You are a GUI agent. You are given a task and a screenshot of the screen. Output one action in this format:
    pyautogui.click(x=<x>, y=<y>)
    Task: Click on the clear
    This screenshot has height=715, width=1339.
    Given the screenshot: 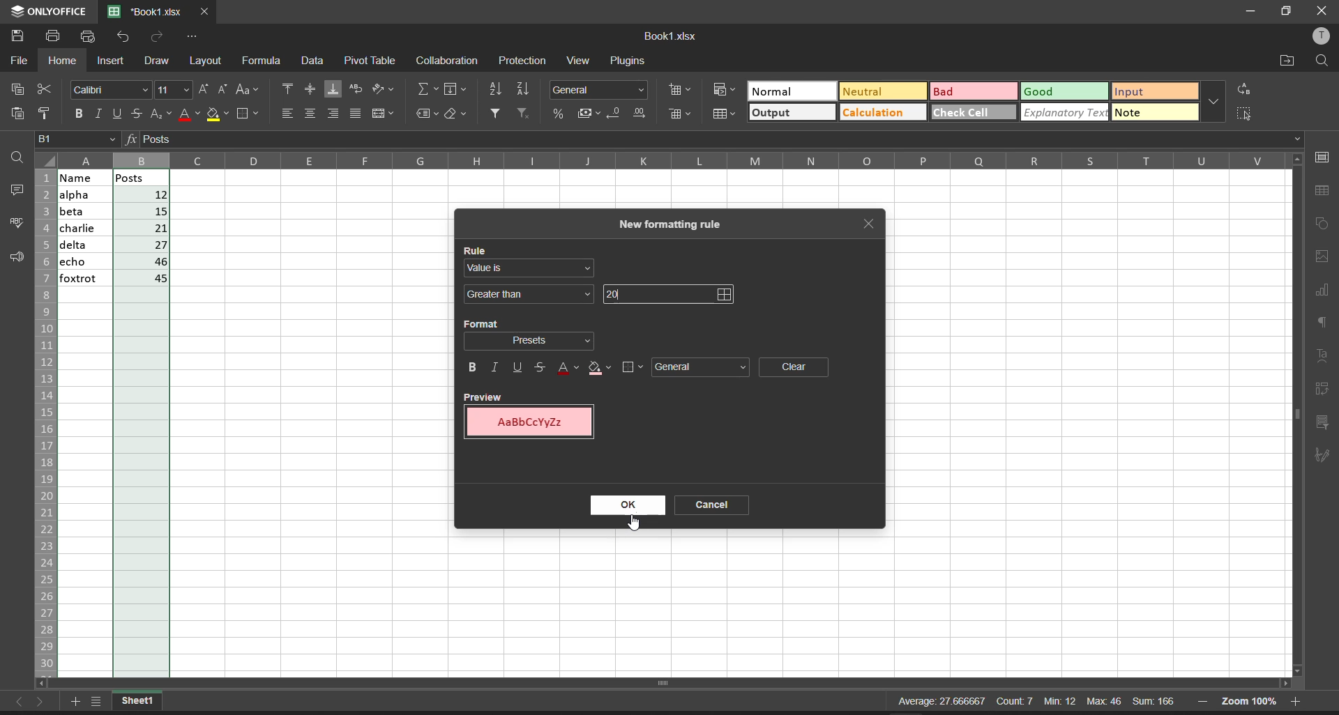 What is the action you would take?
    pyautogui.click(x=795, y=368)
    